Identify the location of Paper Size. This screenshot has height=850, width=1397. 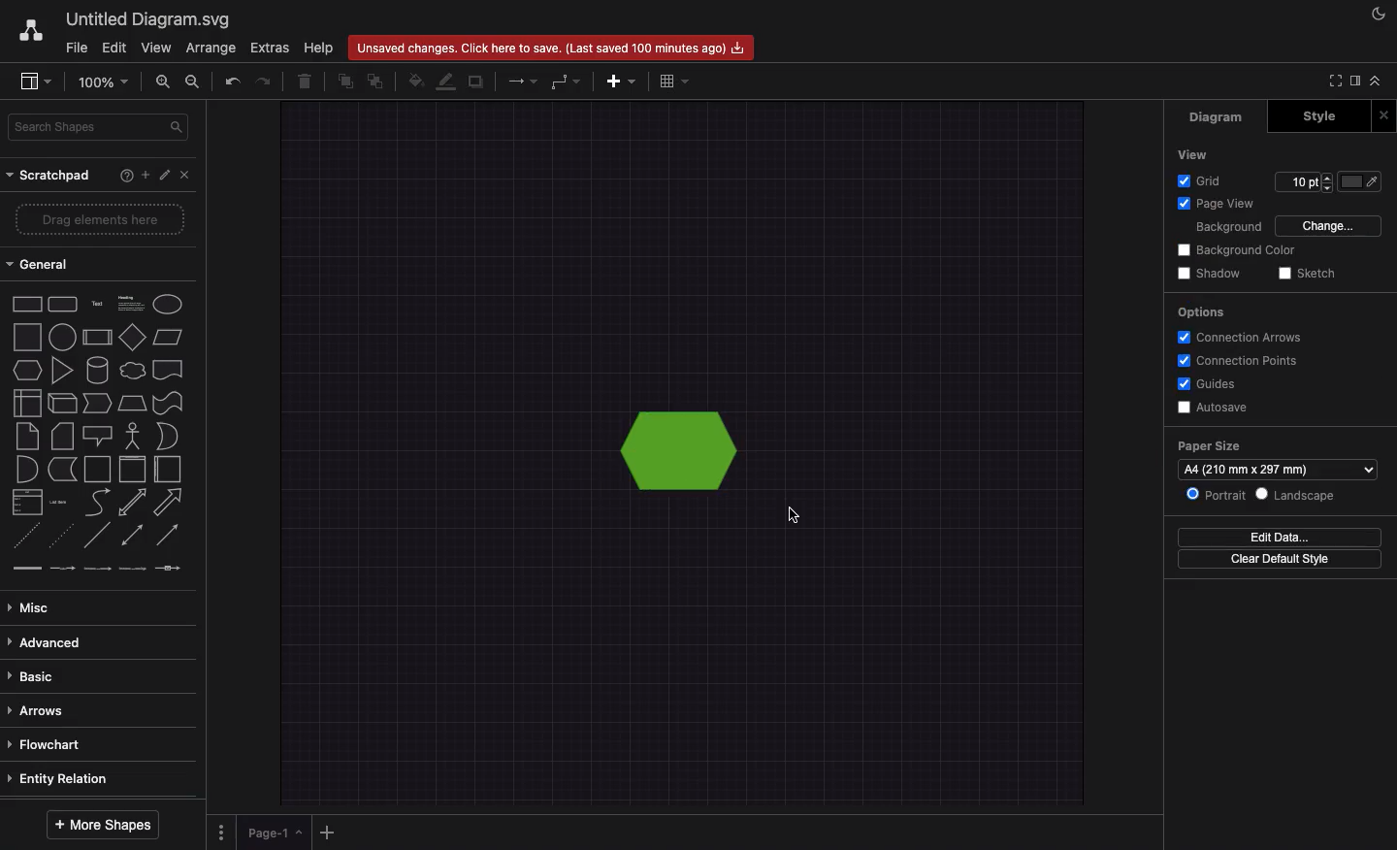
(1218, 447).